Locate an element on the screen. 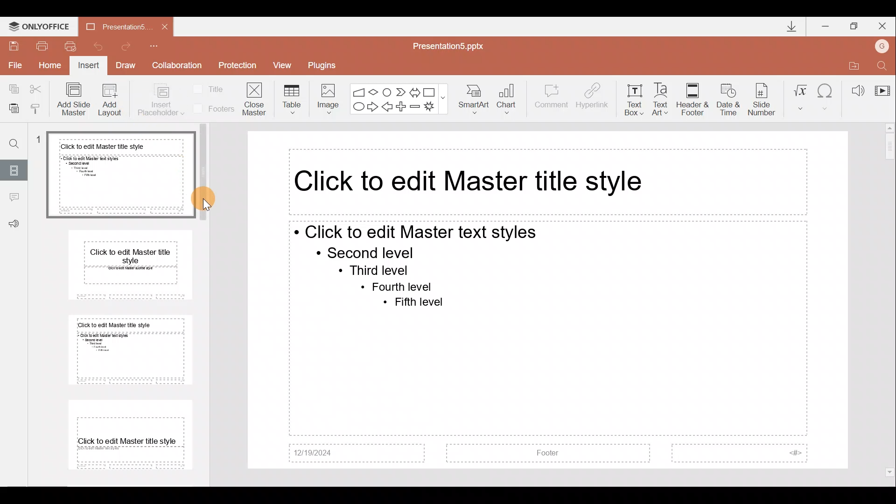 The height and width of the screenshot is (504, 896). Text box is located at coordinates (634, 98).